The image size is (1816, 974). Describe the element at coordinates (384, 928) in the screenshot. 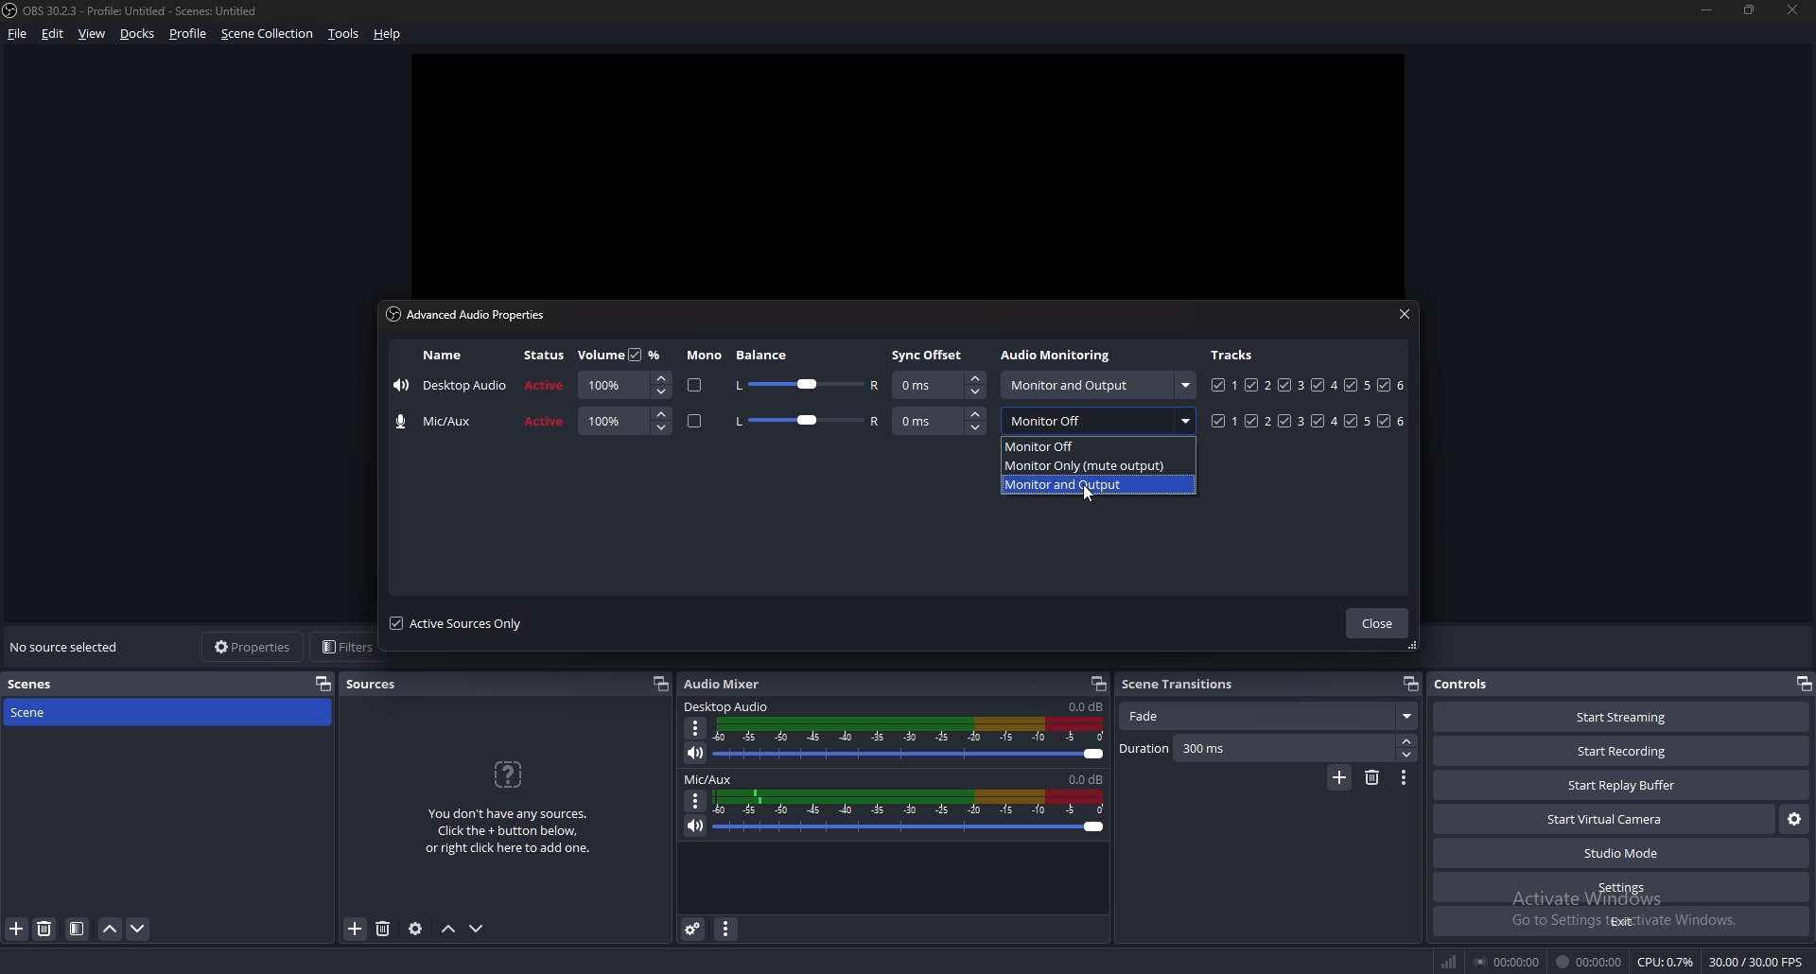

I see `remove source` at that location.